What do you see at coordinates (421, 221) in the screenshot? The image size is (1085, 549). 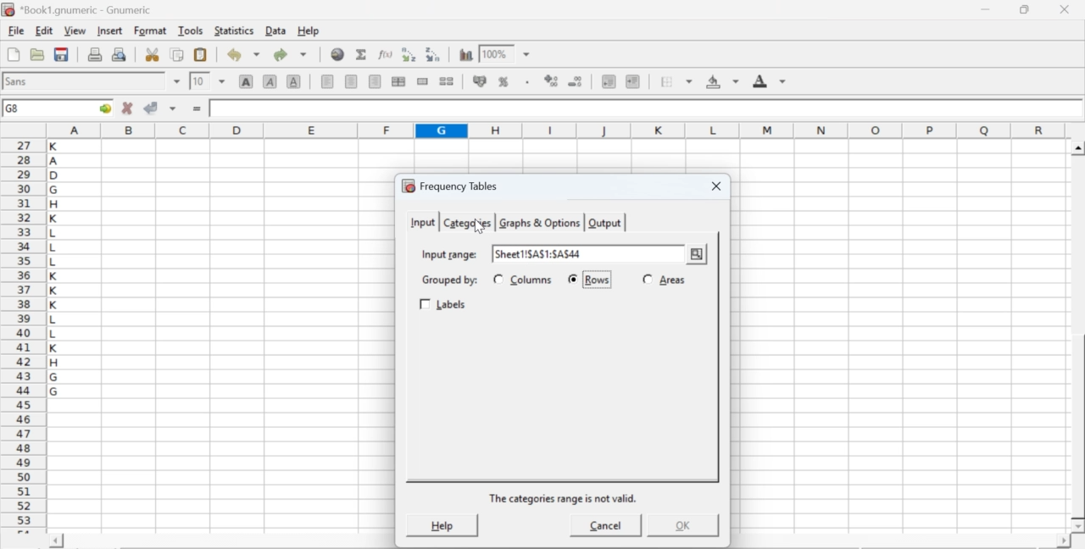 I see `input` at bounding box center [421, 221].